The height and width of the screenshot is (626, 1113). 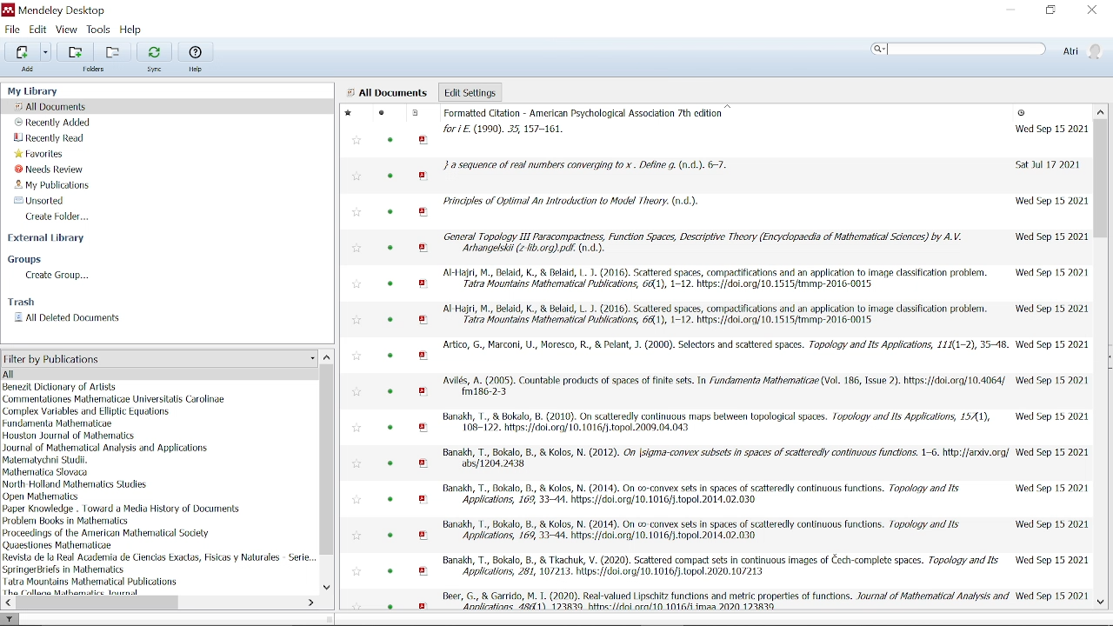 What do you see at coordinates (590, 122) in the screenshot?
I see `citation` at bounding box center [590, 122].